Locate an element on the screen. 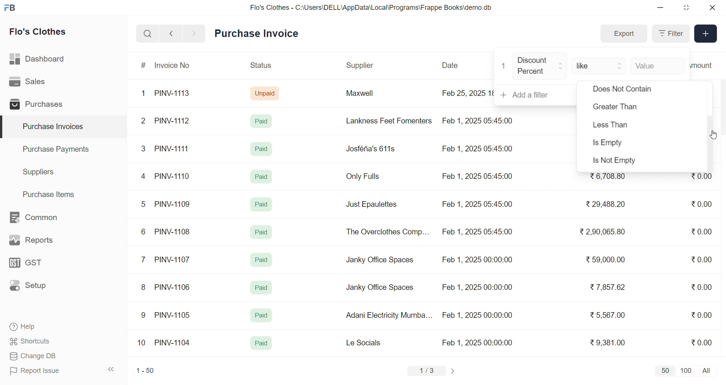 This screenshot has height=385, width=726. Common is located at coordinates (42, 218).